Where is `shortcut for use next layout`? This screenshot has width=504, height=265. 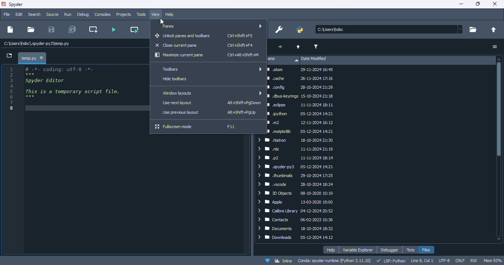 shortcut for use next layout is located at coordinates (244, 103).